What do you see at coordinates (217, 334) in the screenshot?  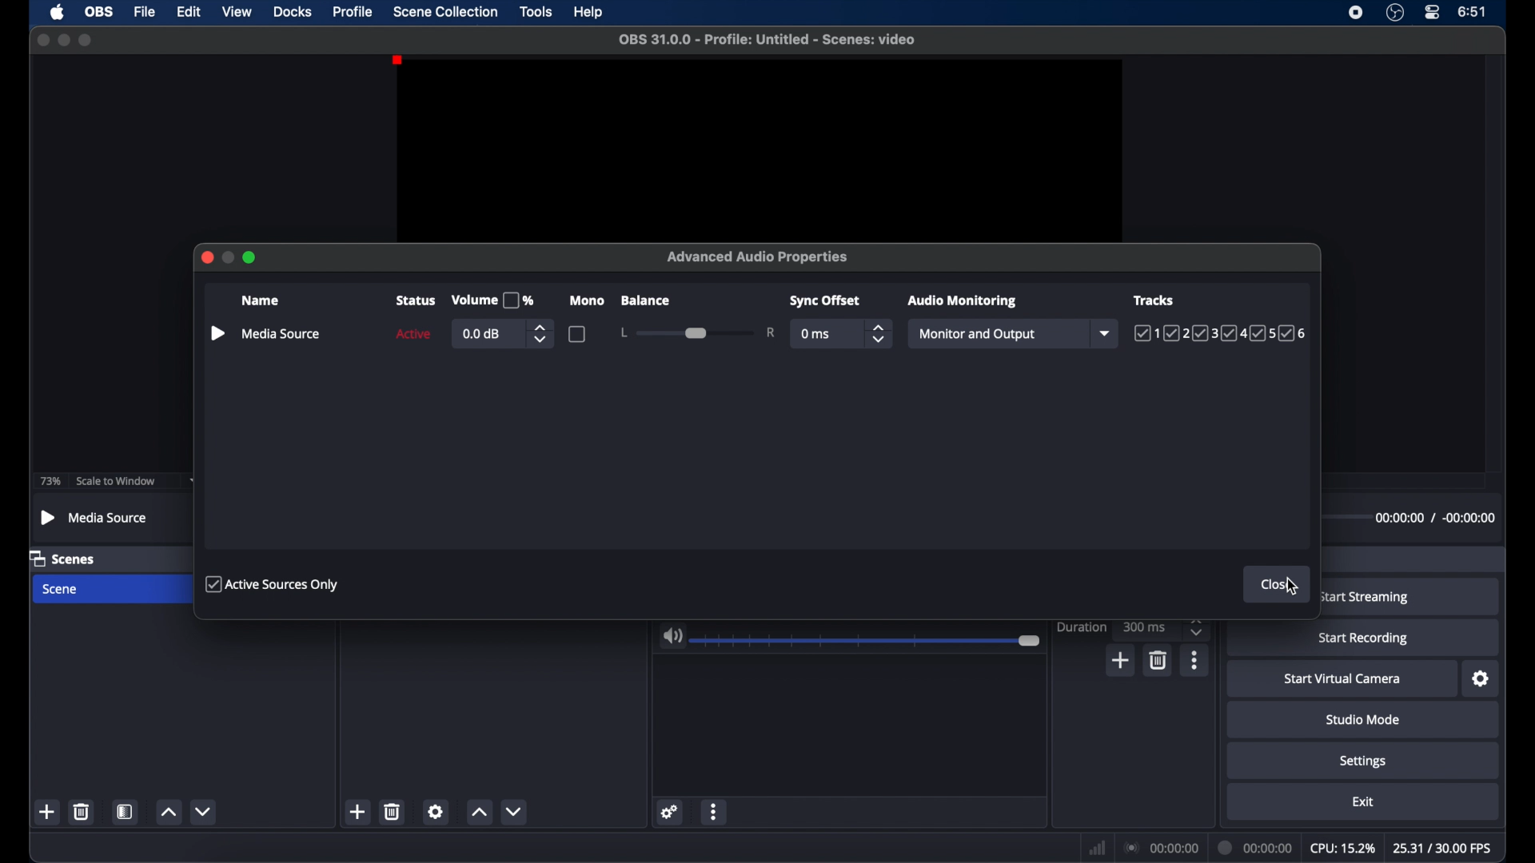 I see `play` at bounding box center [217, 334].